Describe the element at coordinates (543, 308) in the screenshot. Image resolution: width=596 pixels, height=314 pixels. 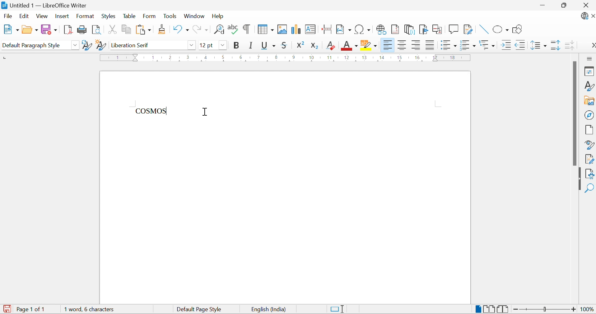
I see `Slider` at that location.